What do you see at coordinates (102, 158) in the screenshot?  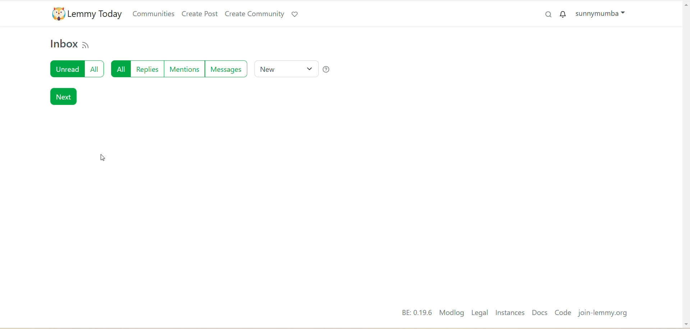 I see `Pointer` at bounding box center [102, 158].